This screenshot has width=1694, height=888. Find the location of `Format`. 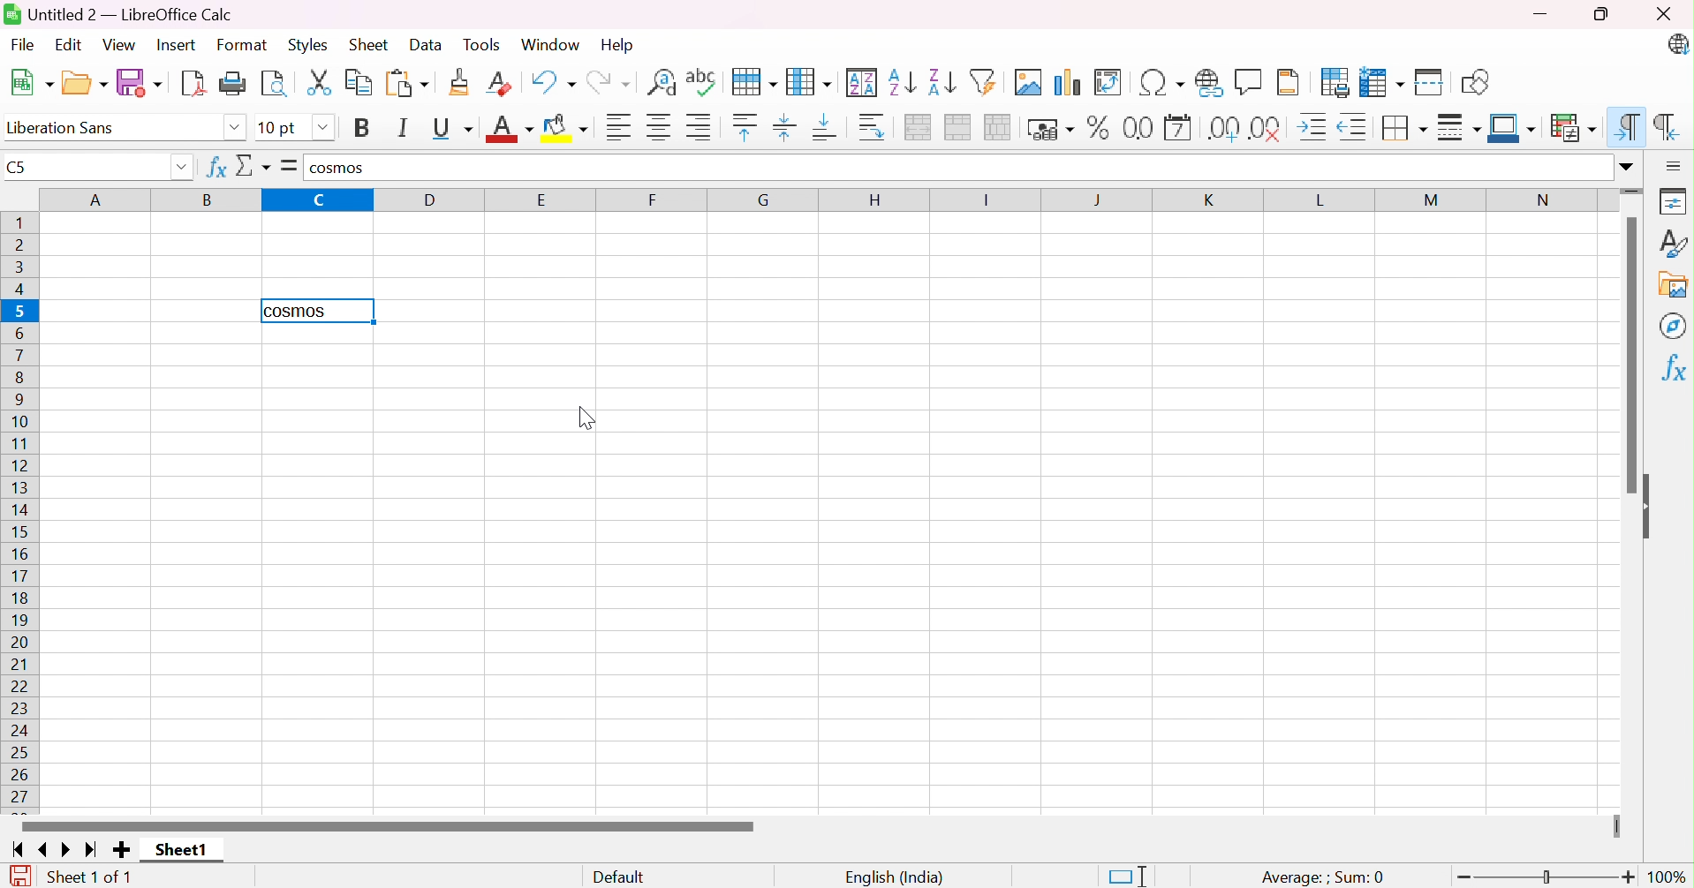

Format is located at coordinates (241, 45).